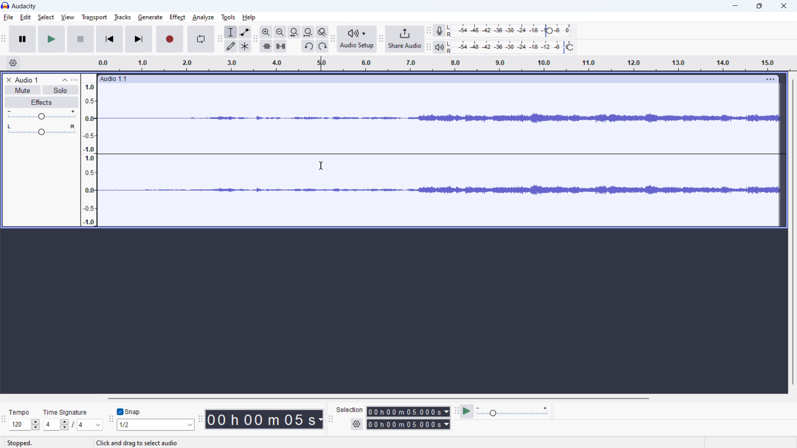 The width and height of the screenshot is (797, 448). What do you see at coordinates (20, 443) in the screenshot?
I see `Stopped` at bounding box center [20, 443].